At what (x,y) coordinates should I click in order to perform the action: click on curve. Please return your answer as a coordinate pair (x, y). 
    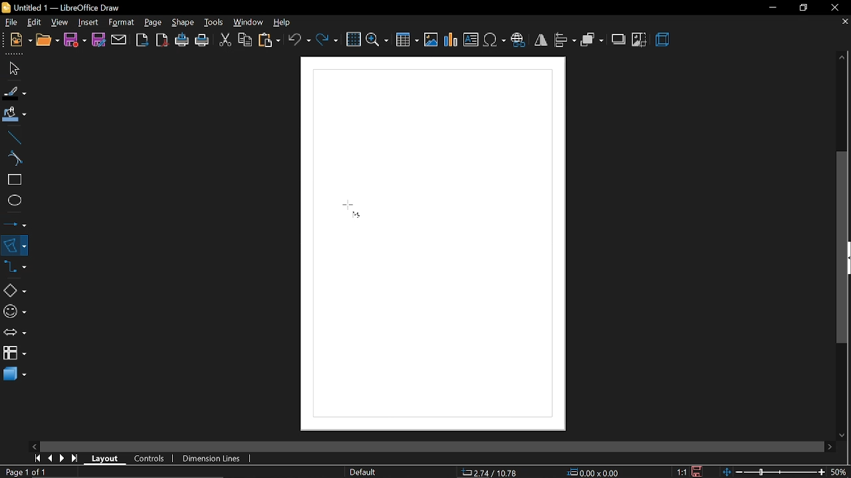
    Looking at the image, I should click on (12, 159).